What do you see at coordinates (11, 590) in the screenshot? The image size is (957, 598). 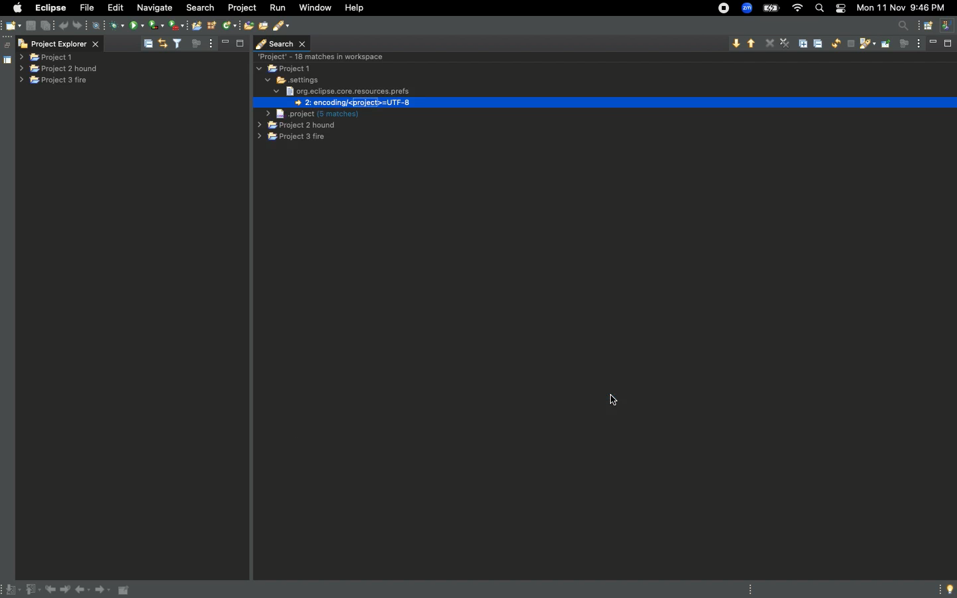 I see `Next annotation` at bounding box center [11, 590].